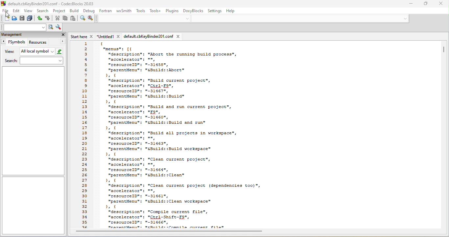 This screenshot has height=237, width=449. Describe the element at coordinates (59, 11) in the screenshot. I see `project` at that location.